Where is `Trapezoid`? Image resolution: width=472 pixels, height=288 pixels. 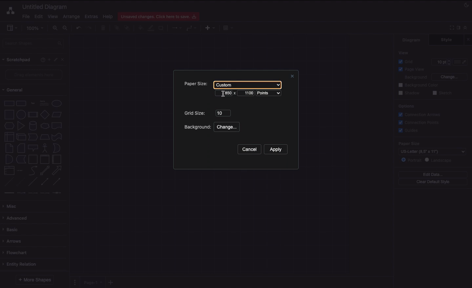
Trapezoid is located at coordinates (44, 137).